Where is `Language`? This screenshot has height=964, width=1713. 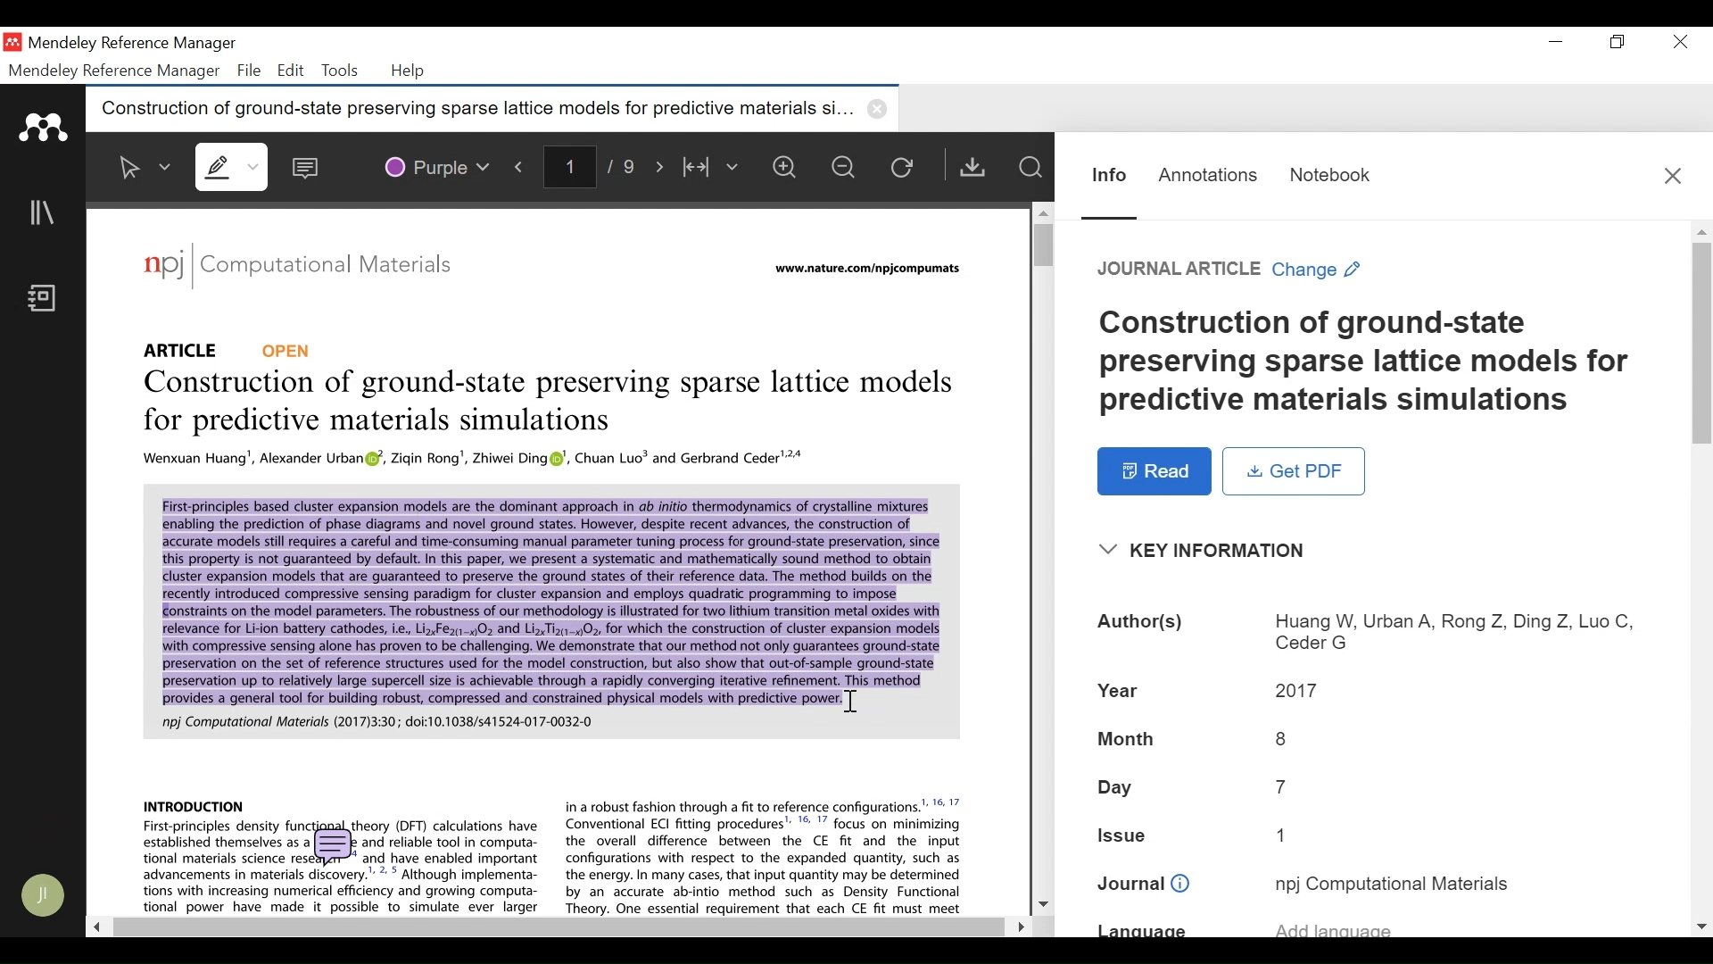
Language is located at coordinates (1334, 926).